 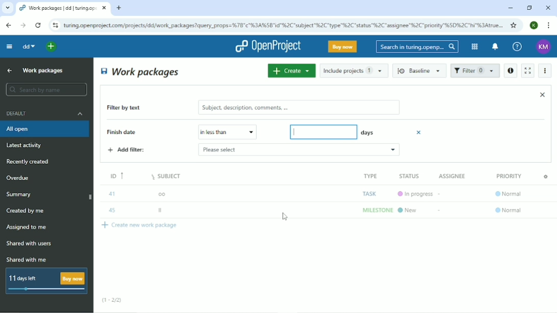 I want to click on Filter by text, so click(x=131, y=109).